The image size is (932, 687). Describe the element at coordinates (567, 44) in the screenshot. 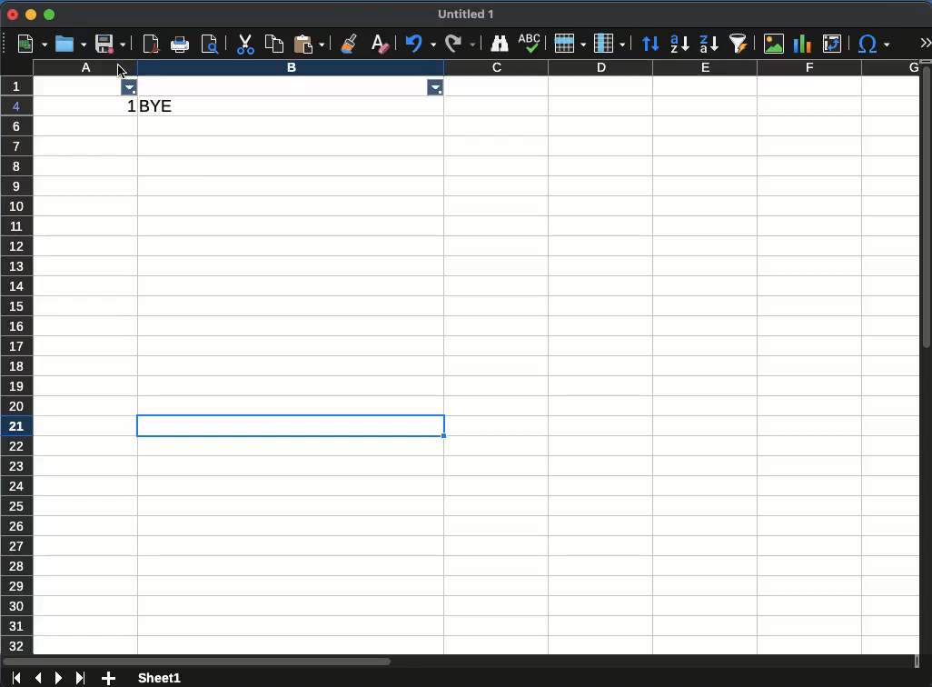

I see `row` at that location.